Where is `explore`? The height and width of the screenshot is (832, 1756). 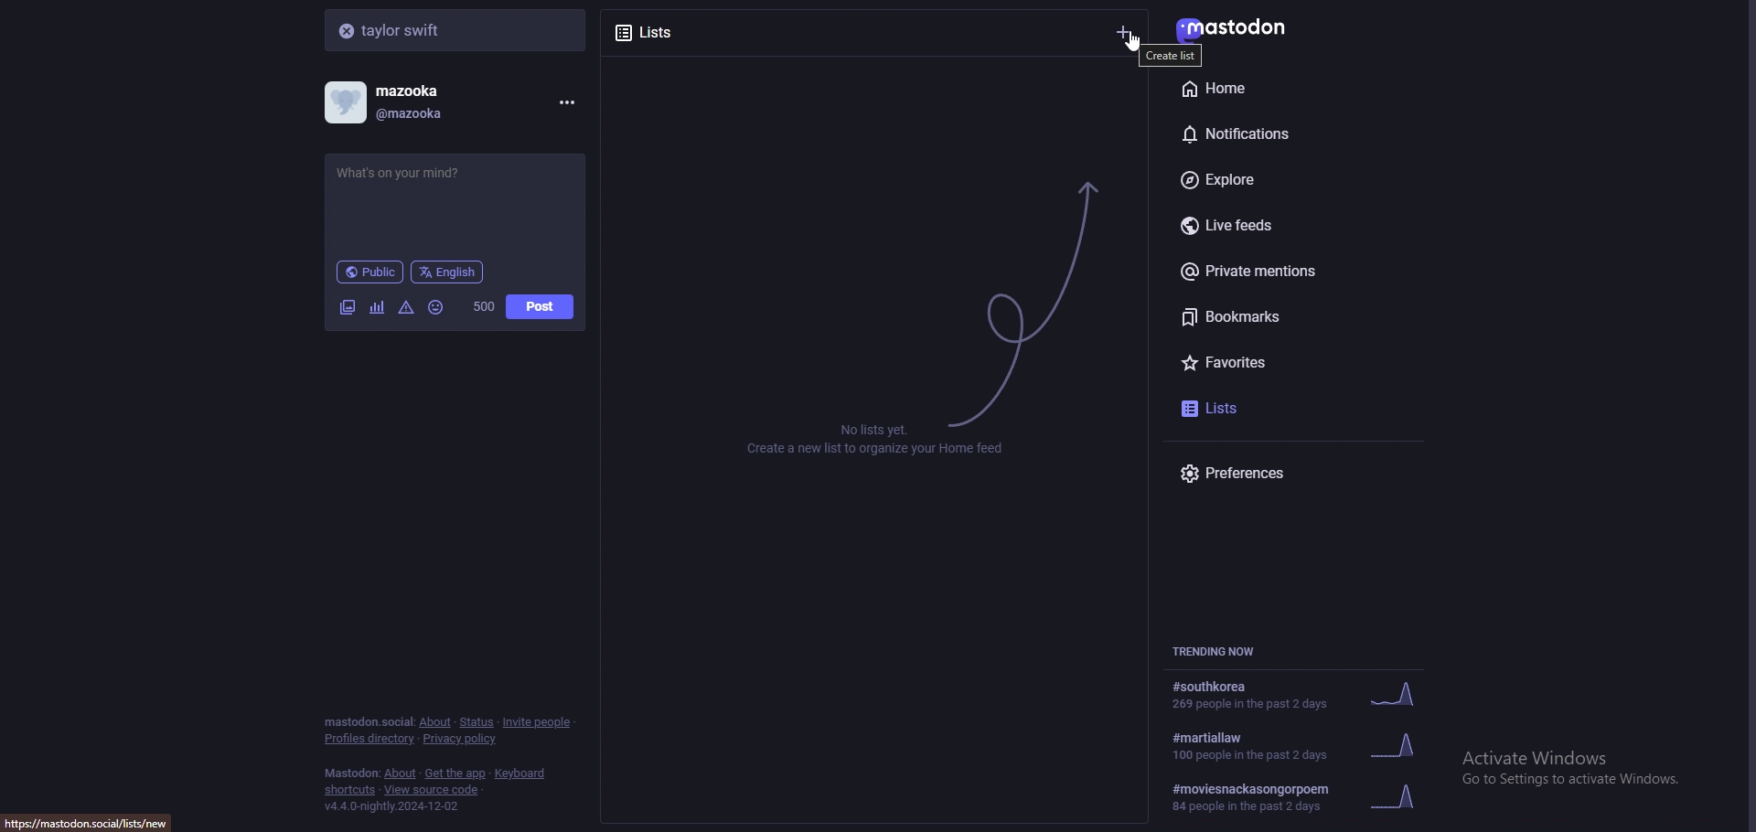 explore is located at coordinates (1288, 181).